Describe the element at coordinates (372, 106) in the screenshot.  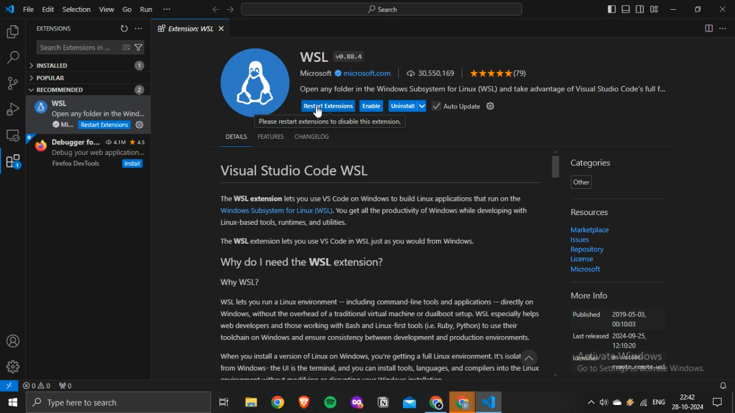
I see `Enable` at that location.